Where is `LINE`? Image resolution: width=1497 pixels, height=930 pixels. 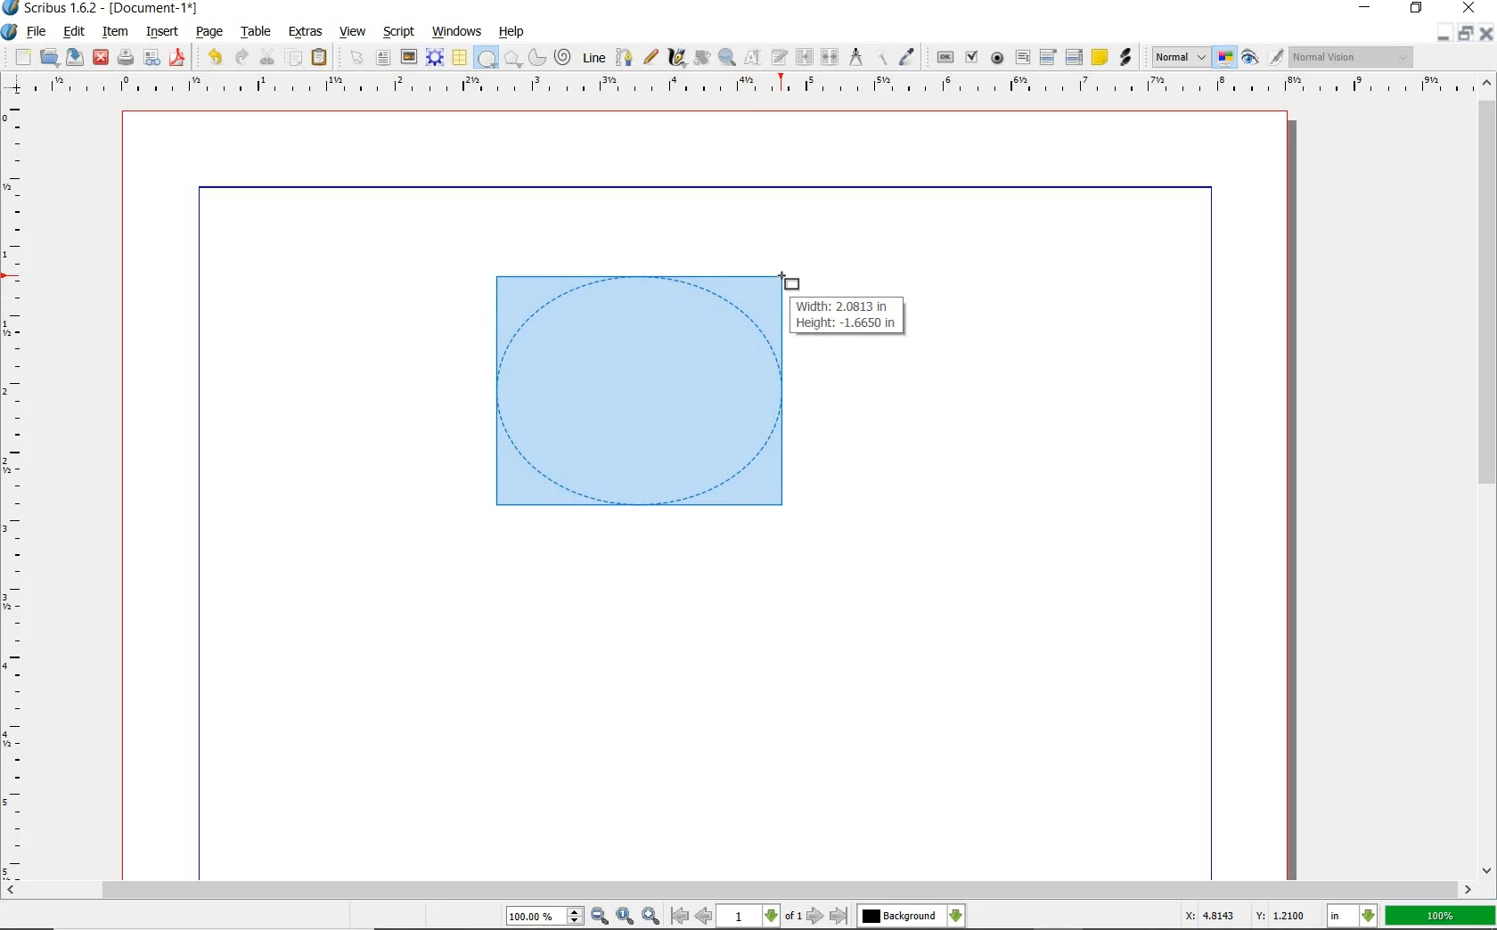 LINE is located at coordinates (595, 58).